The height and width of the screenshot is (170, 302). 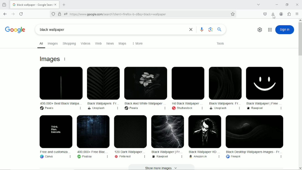 What do you see at coordinates (4, 4) in the screenshot?
I see `View recent browsing` at bounding box center [4, 4].